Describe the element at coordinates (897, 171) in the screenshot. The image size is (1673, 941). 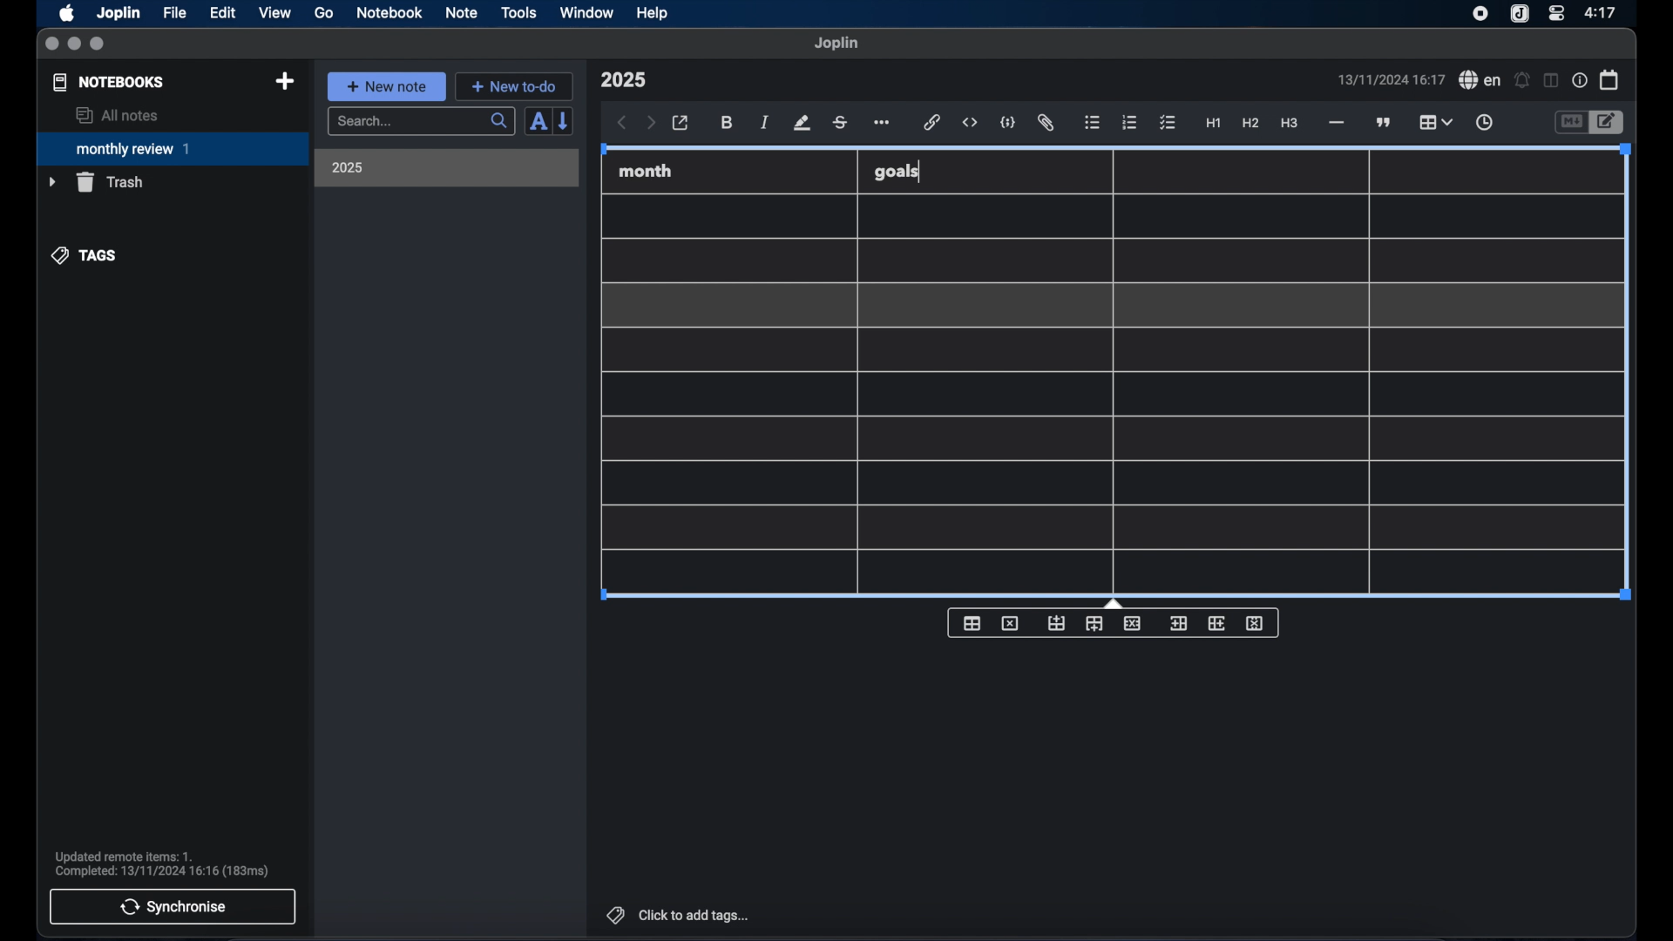
I see `goals` at that location.